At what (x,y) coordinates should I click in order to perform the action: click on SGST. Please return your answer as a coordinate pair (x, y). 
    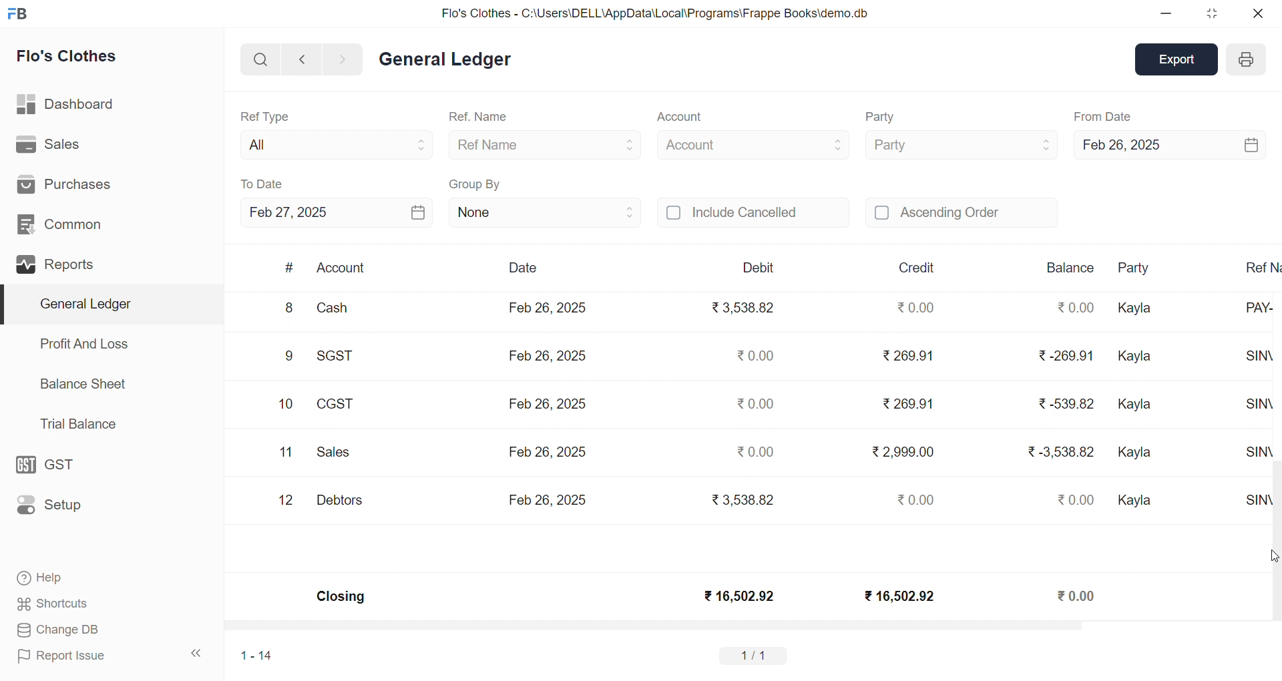
    Looking at the image, I should click on (342, 357).